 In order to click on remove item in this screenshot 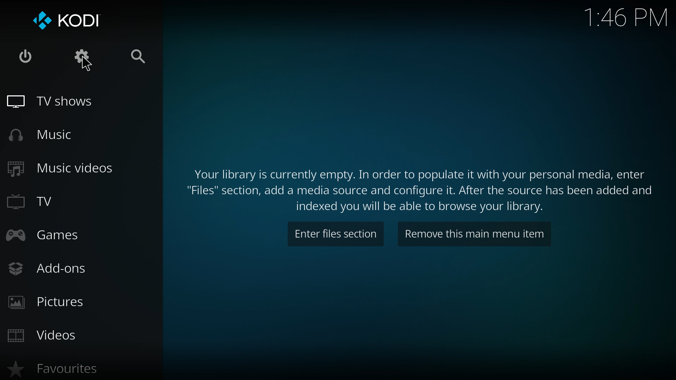, I will do `click(476, 235)`.